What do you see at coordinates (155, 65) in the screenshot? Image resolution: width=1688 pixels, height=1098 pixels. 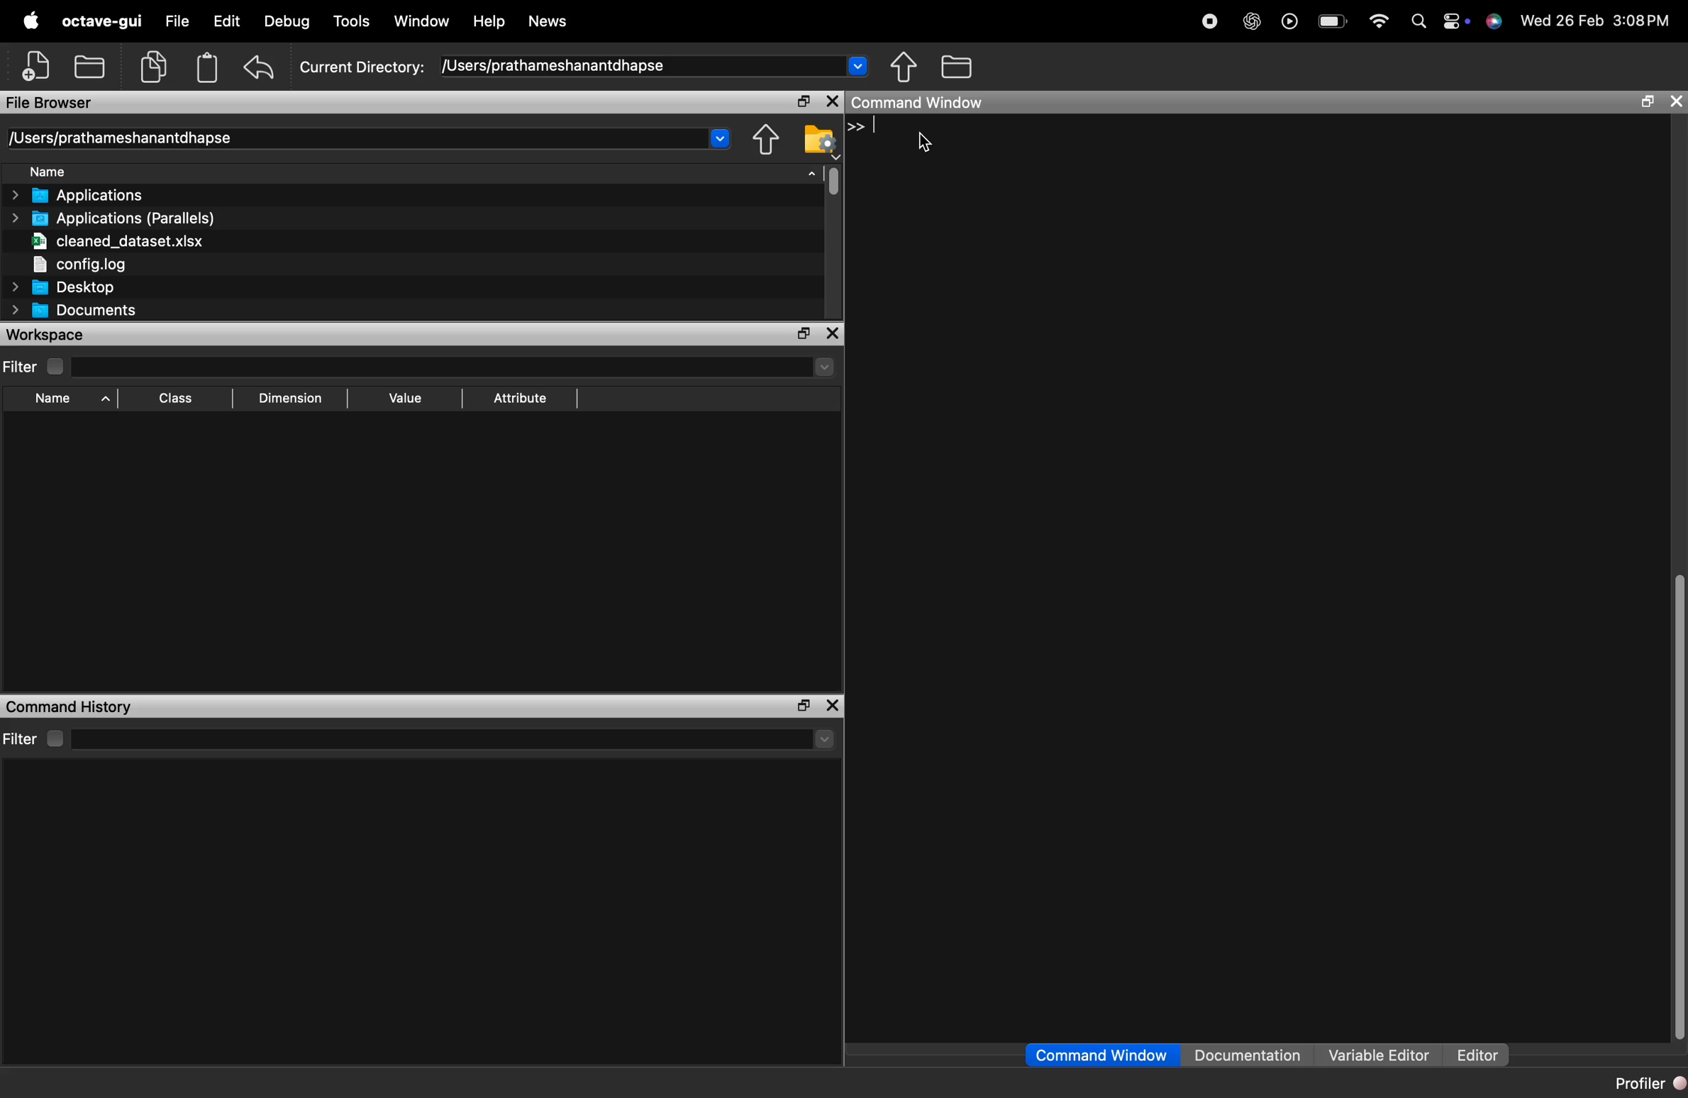 I see `copy` at bounding box center [155, 65].